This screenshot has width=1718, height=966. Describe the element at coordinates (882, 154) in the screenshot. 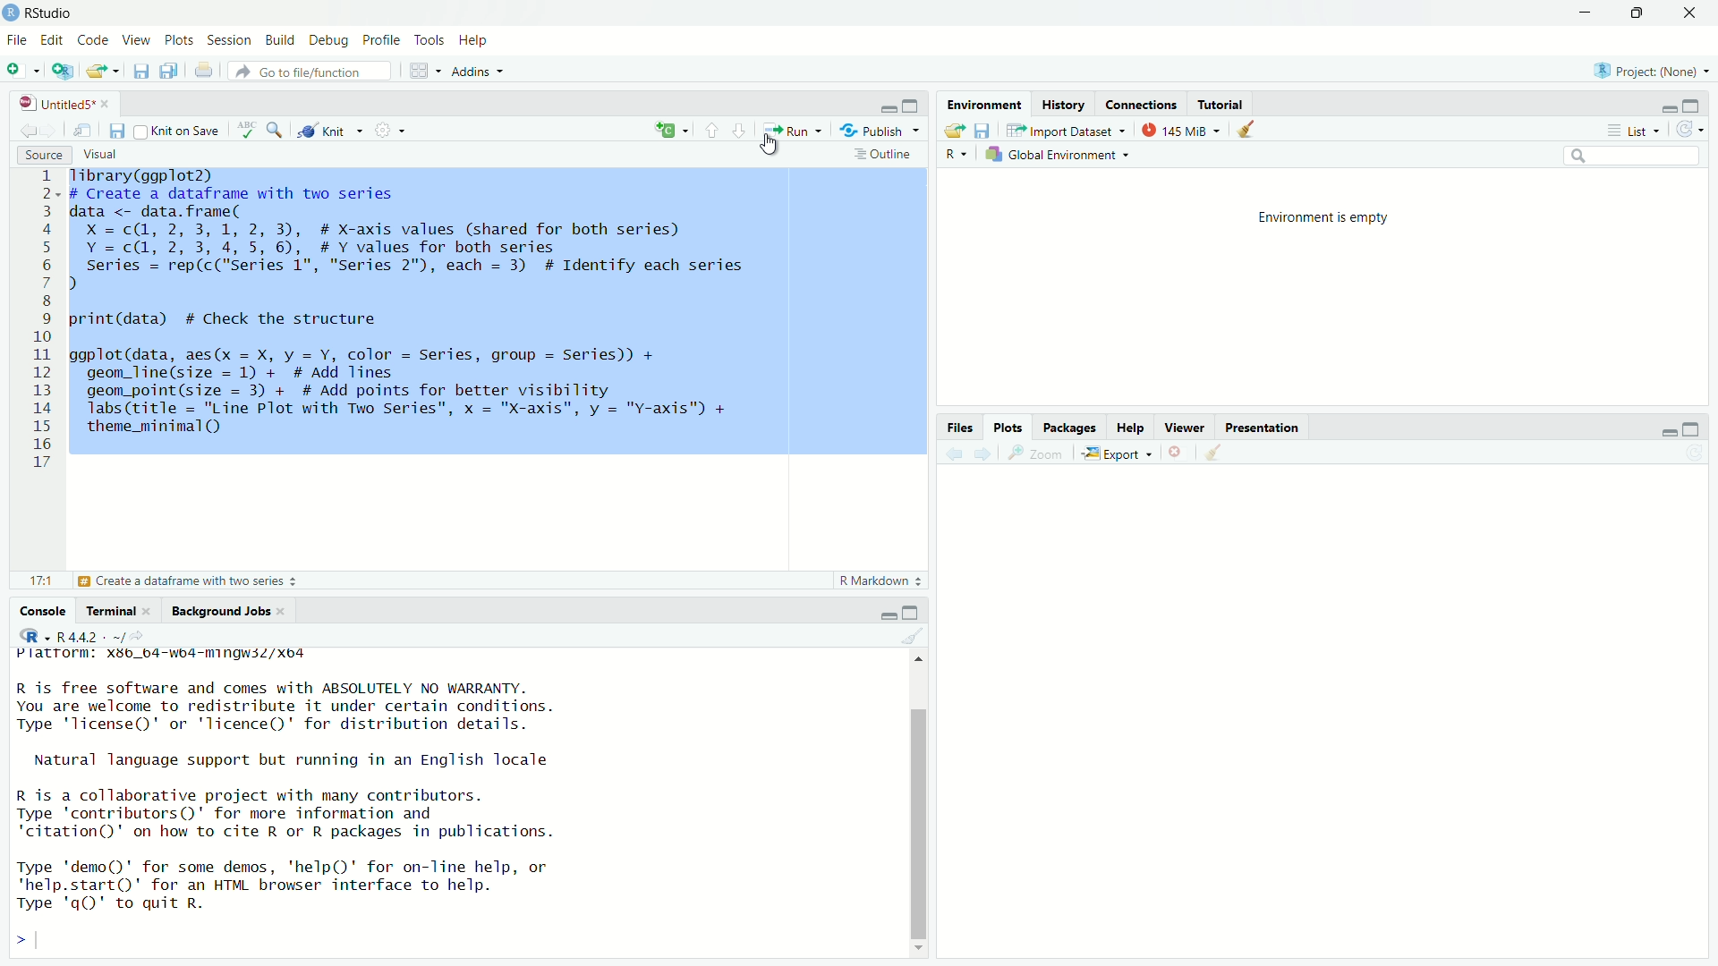

I see `Outline` at that location.